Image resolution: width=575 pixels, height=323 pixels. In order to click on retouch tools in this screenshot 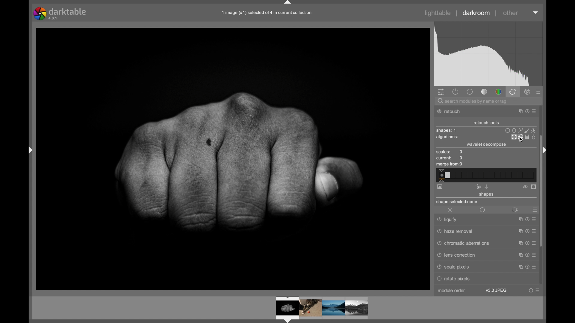, I will do `click(486, 123)`.